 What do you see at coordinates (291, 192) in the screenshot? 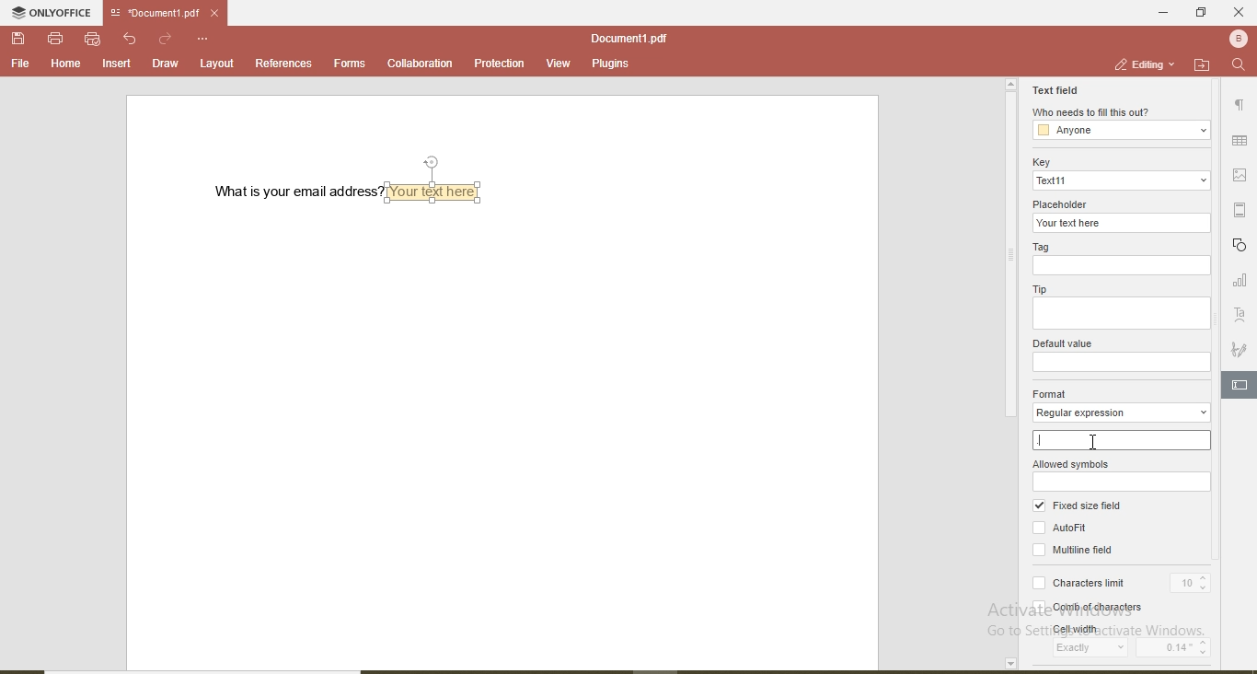
I see `what is your email address?` at bounding box center [291, 192].